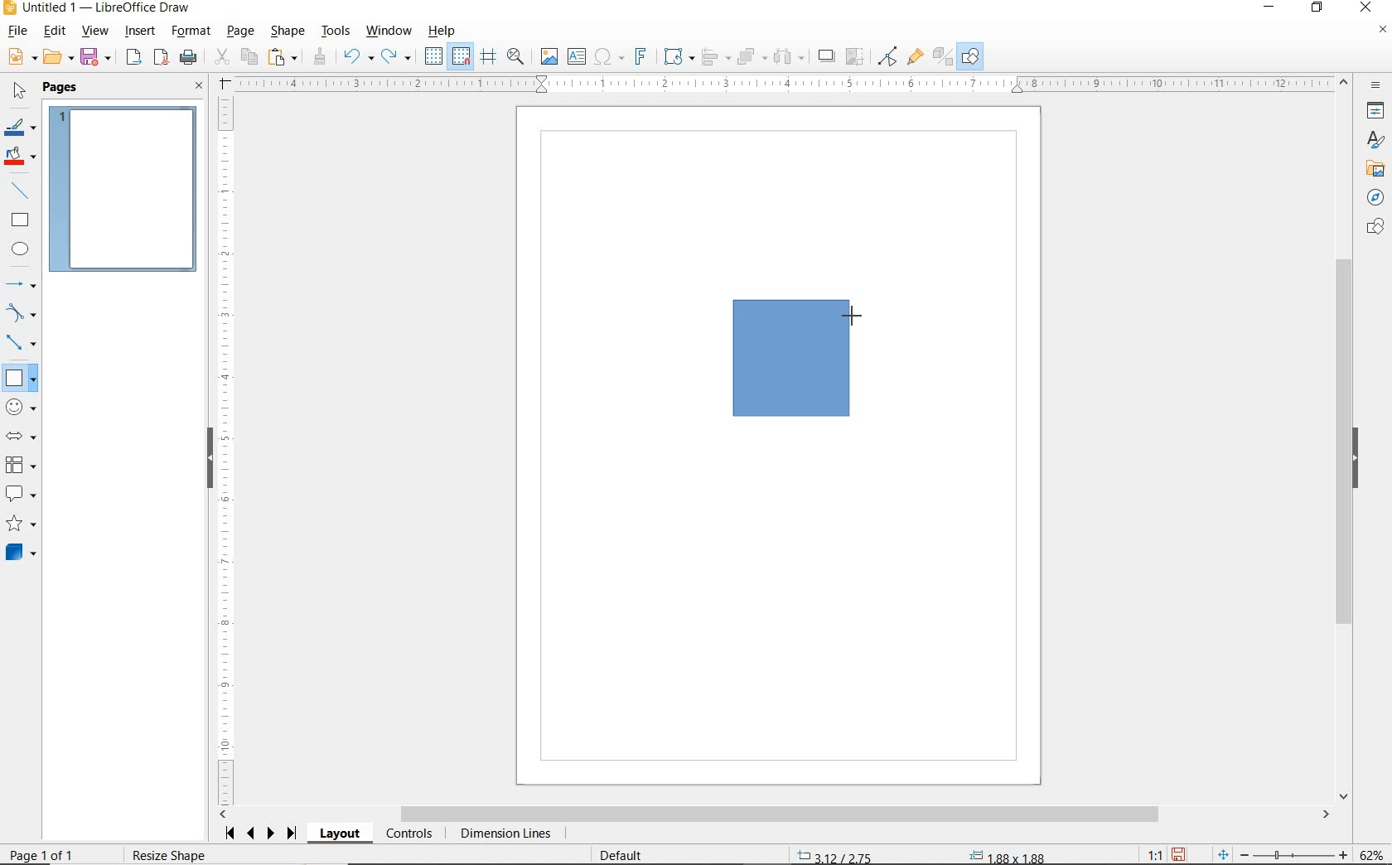 This screenshot has width=1392, height=865. Describe the element at coordinates (22, 312) in the screenshot. I see `CURVES AND POLYGONS` at that location.